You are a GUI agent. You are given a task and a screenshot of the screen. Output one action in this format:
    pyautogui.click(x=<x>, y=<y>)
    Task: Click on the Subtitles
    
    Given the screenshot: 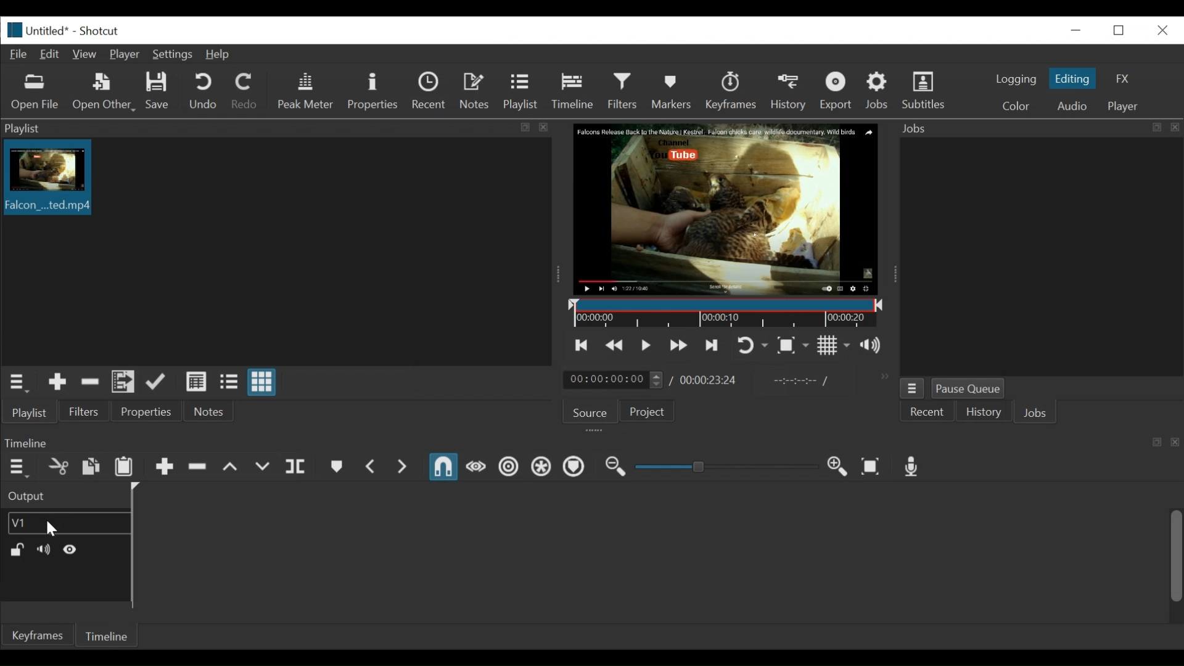 What is the action you would take?
    pyautogui.click(x=926, y=91)
    